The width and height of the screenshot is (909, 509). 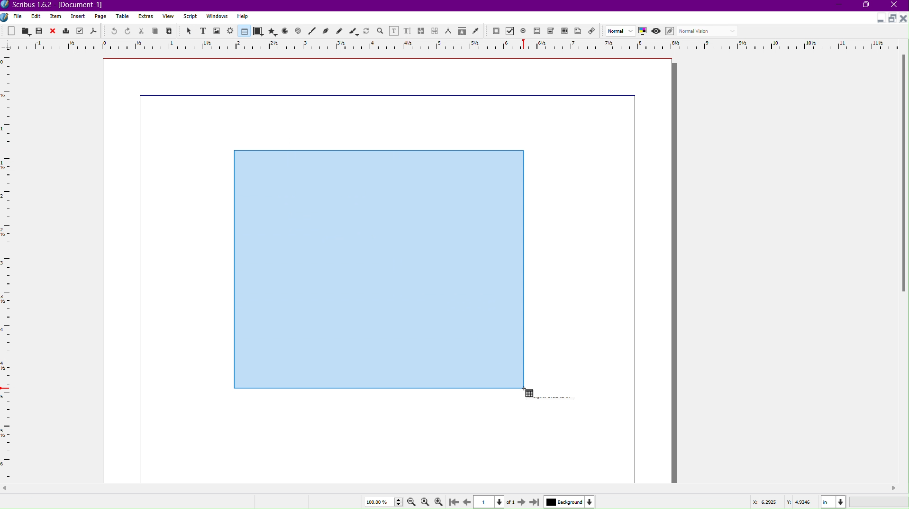 I want to click on Copy, so click(x=156, y=31).